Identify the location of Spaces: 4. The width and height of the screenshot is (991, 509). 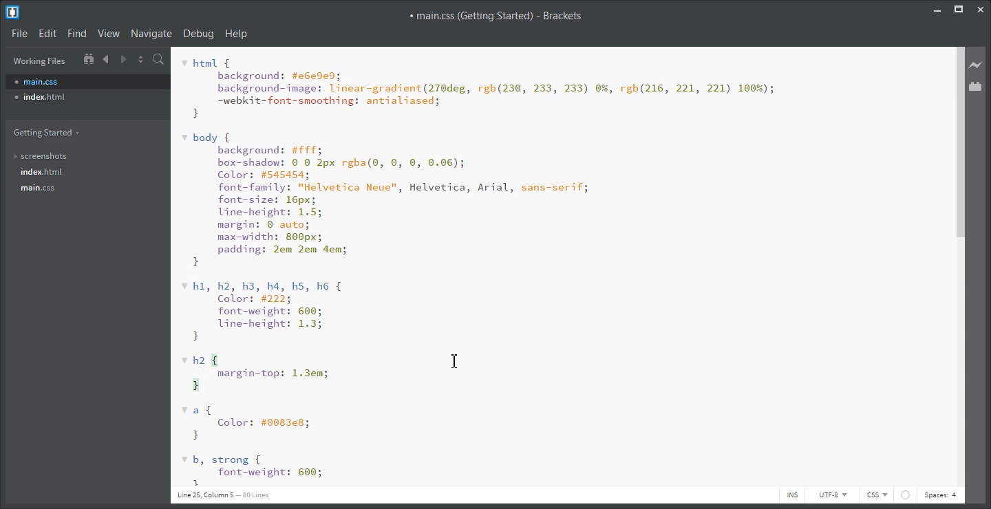
(941, 496).